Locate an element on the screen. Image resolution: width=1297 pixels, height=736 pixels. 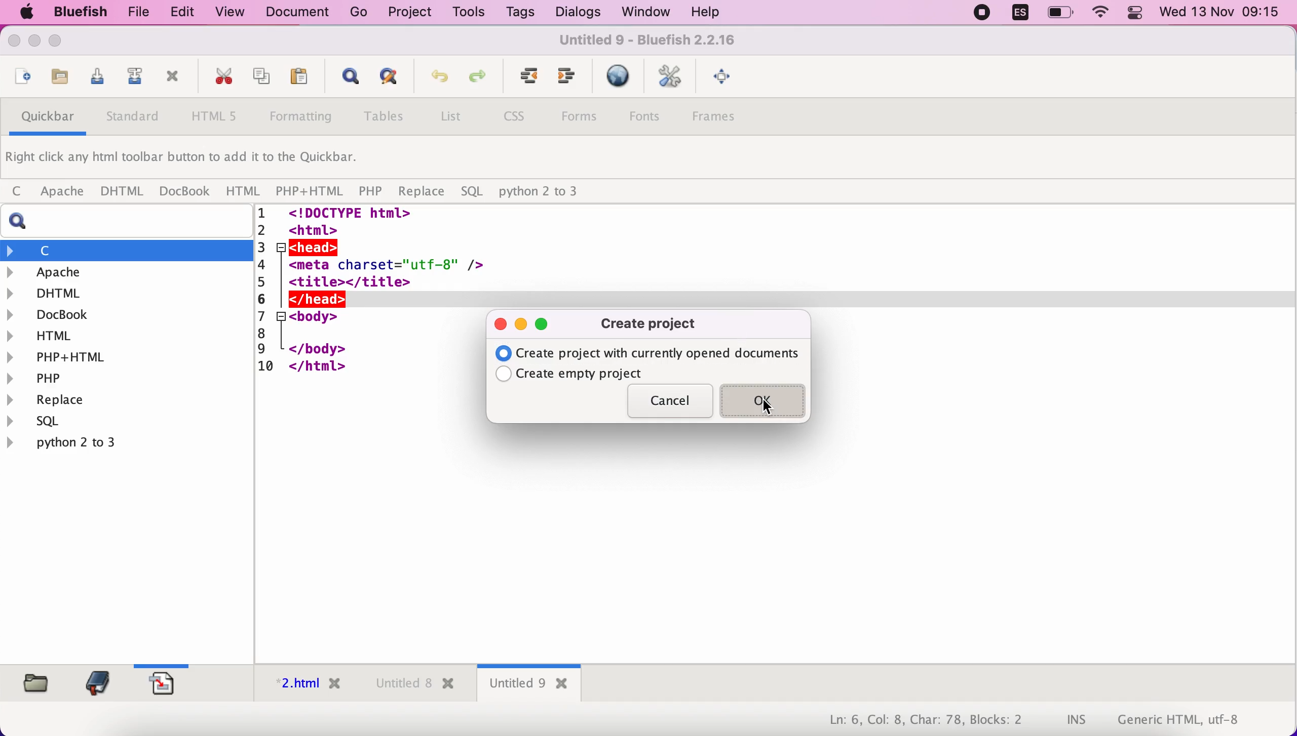
tab is located at coordinates (412, 685).